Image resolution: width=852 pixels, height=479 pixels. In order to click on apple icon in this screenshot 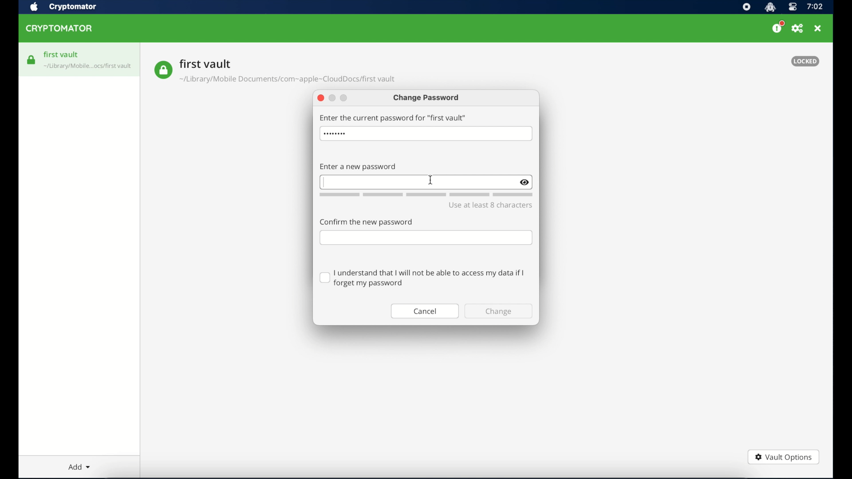, I will do `click(33, 7)`.